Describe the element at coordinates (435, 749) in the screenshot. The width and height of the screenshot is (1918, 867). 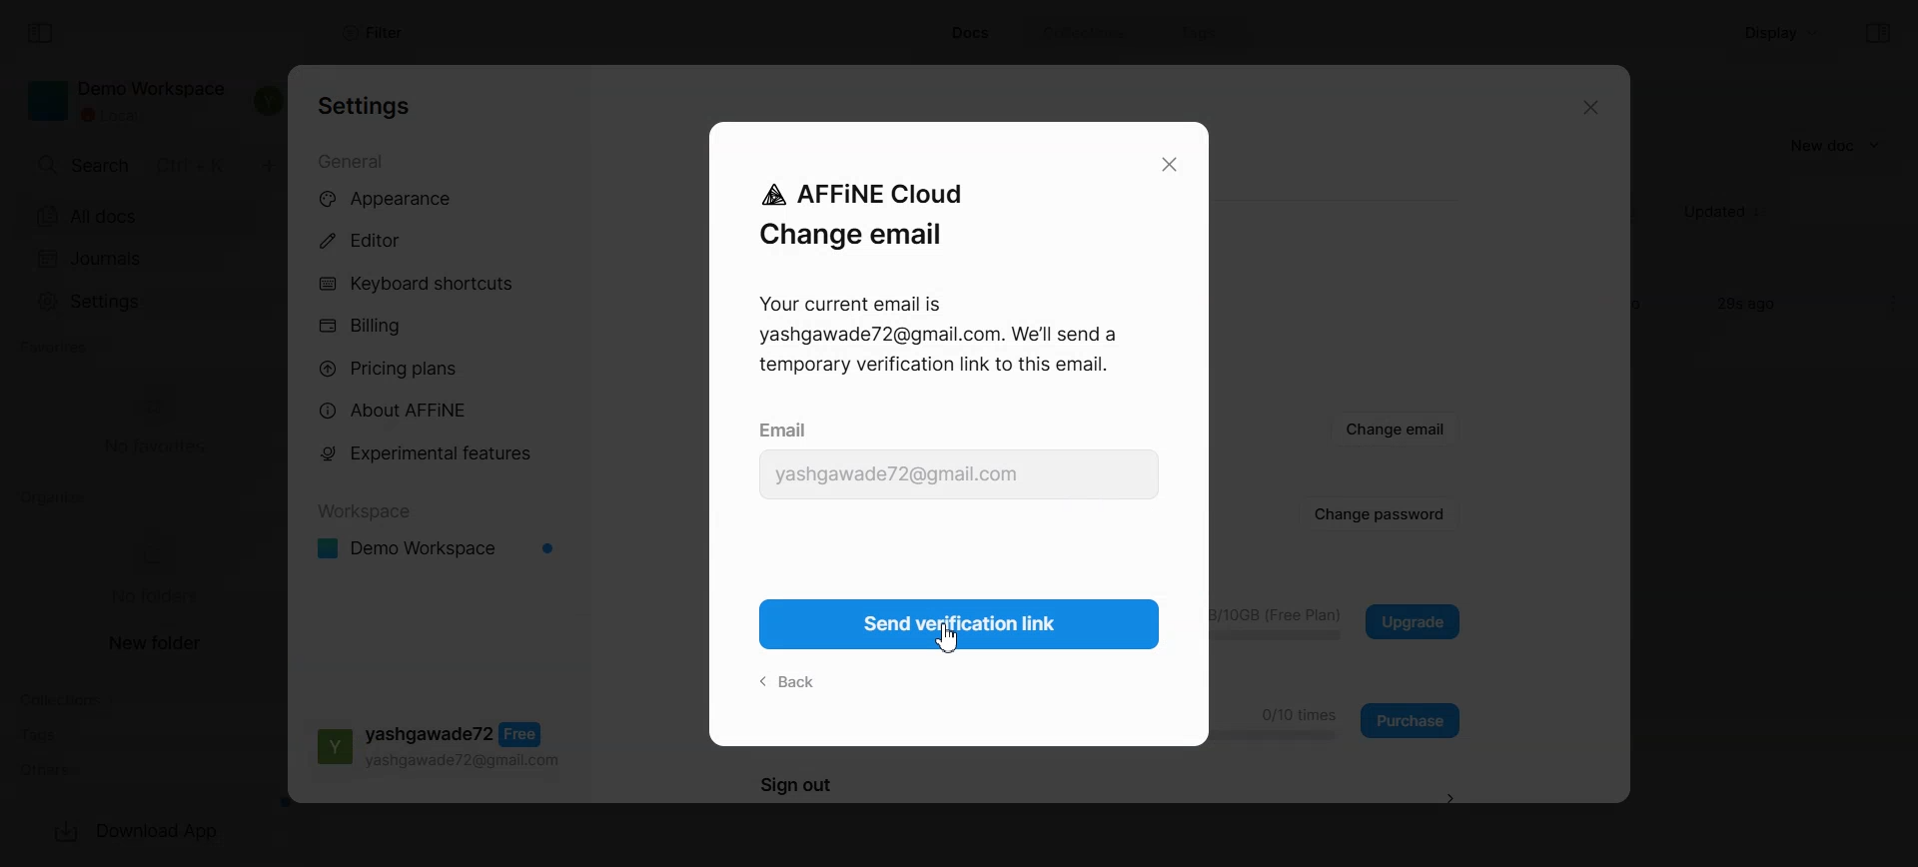
I see `Free Plans` at that location.